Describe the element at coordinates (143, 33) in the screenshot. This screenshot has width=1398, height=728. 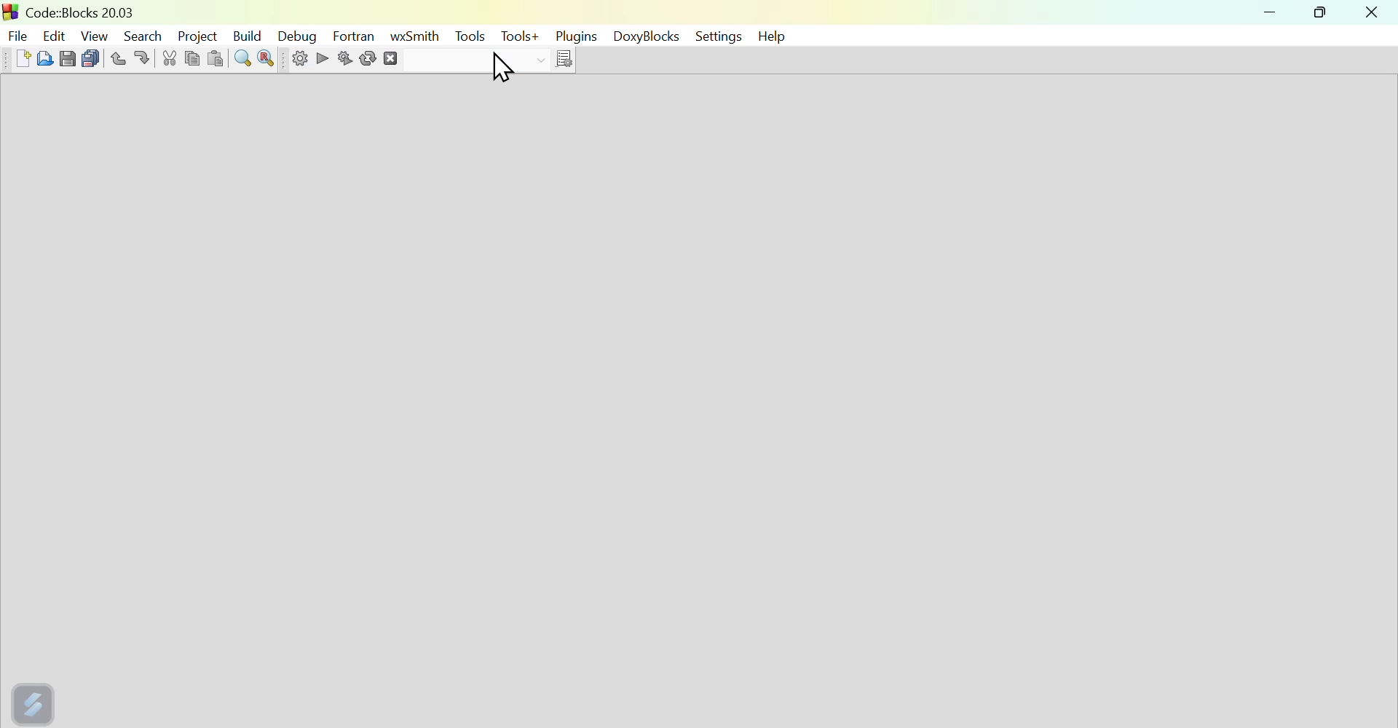
I see `Search` at that location.